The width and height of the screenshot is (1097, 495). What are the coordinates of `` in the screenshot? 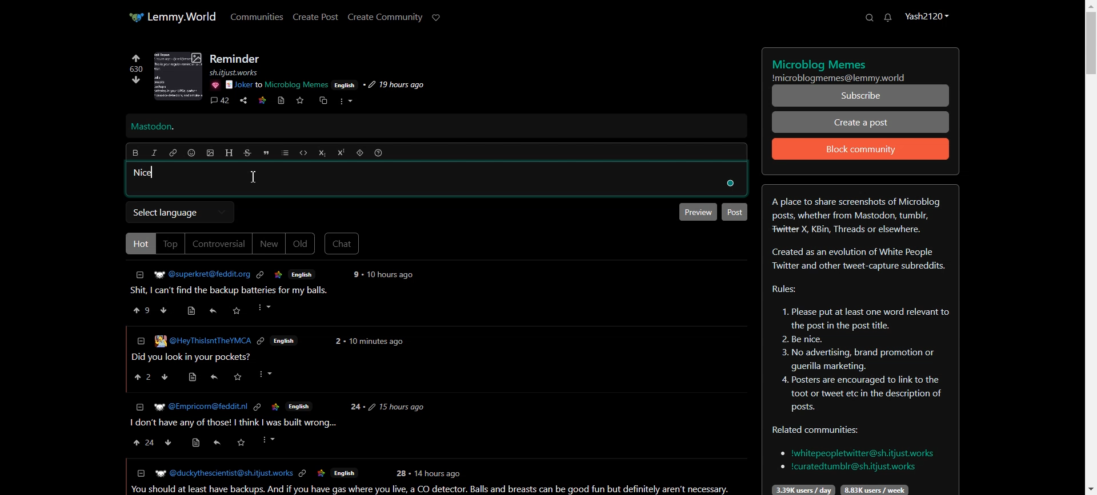 It's located at (401, 473).